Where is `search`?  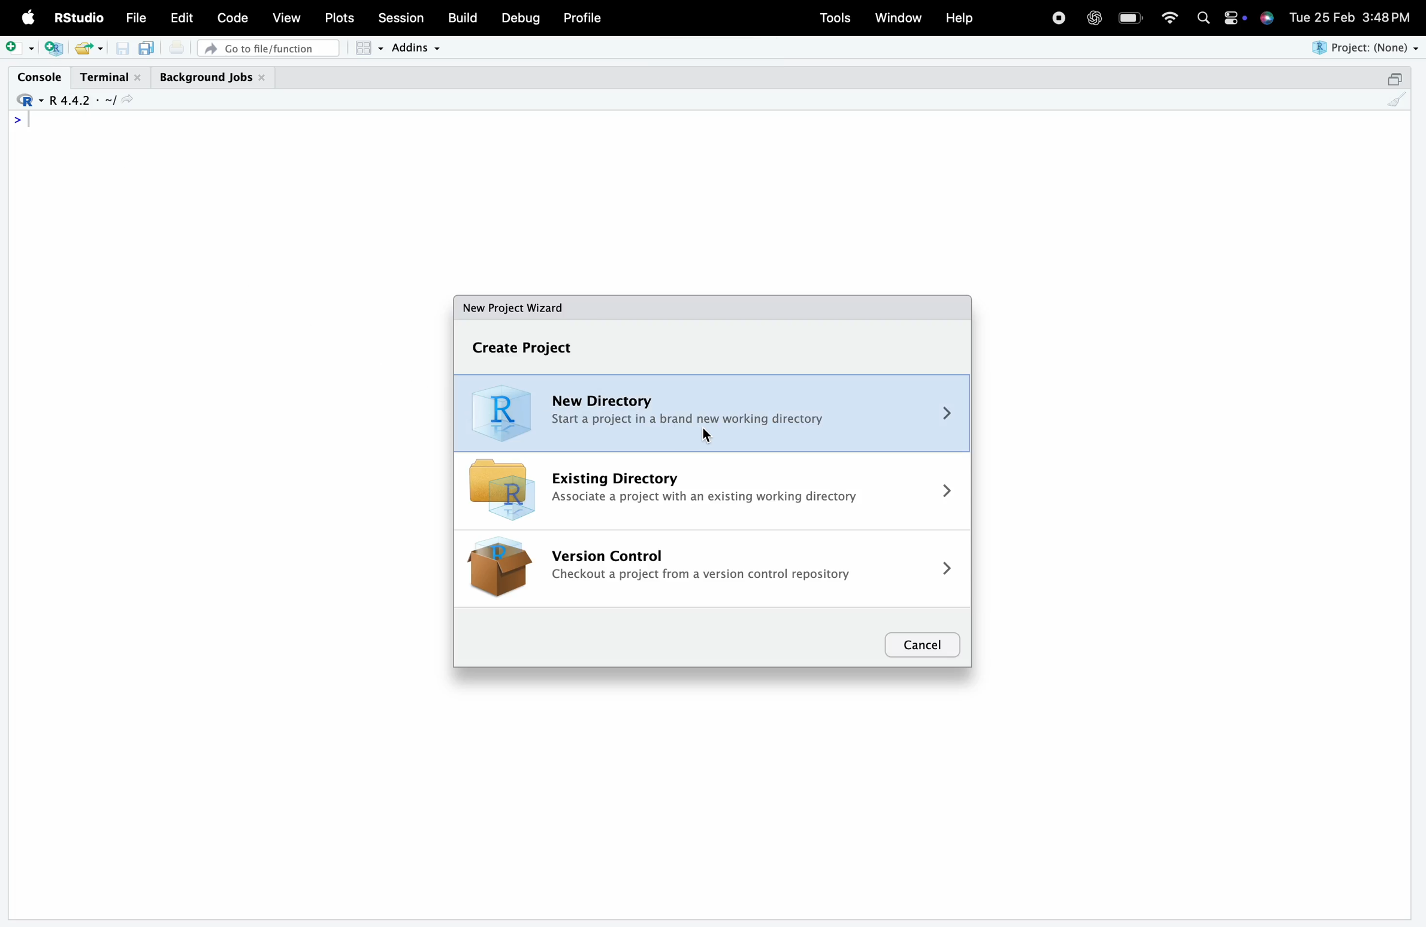
search is located at coordinates (1204, 18).